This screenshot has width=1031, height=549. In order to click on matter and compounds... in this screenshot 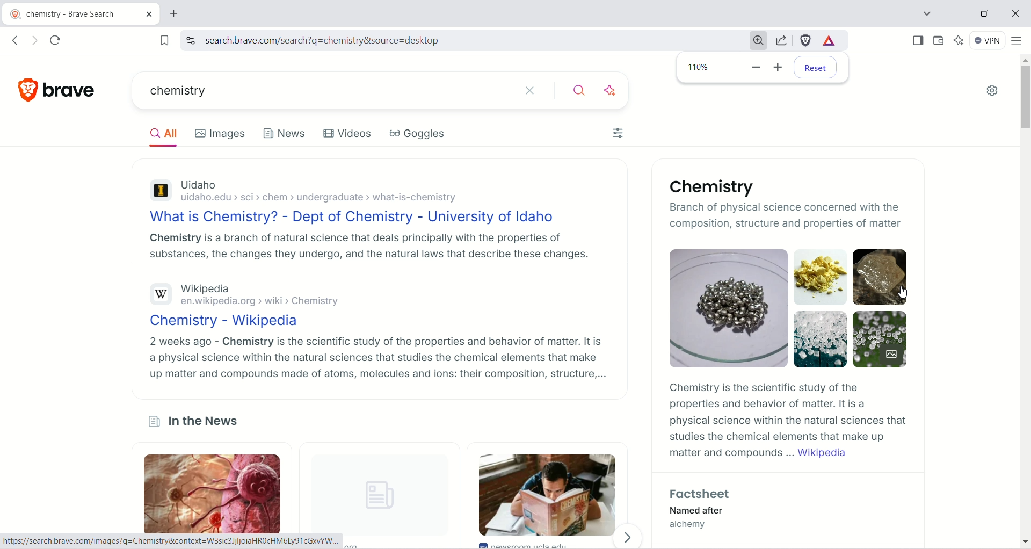, I will do `click(730, 452)`.